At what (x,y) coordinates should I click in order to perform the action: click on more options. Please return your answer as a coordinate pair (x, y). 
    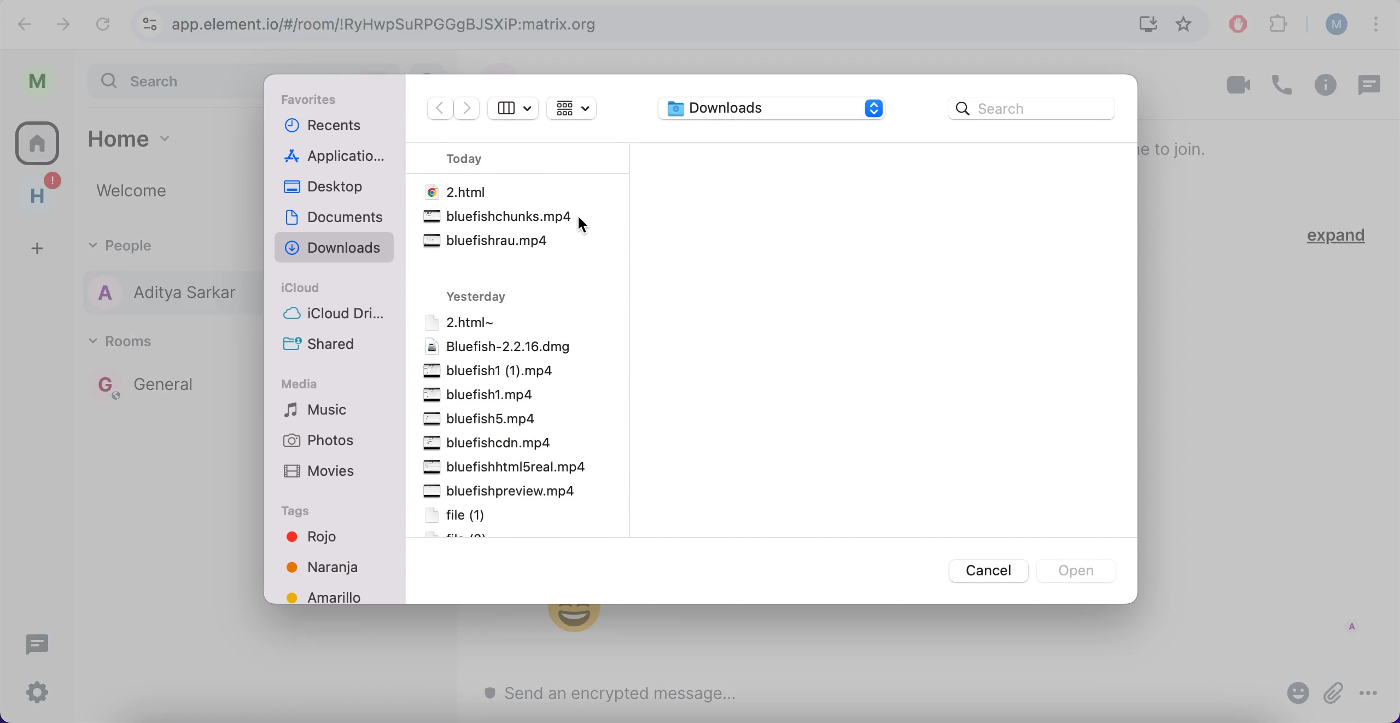
    Looking at the image, I should click on (1377, 694).